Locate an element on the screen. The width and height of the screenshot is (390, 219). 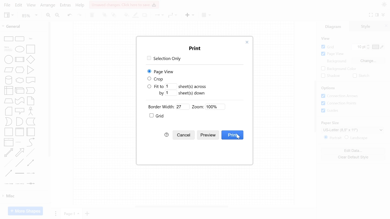
Zoom: is located at coordinates (198, 107).